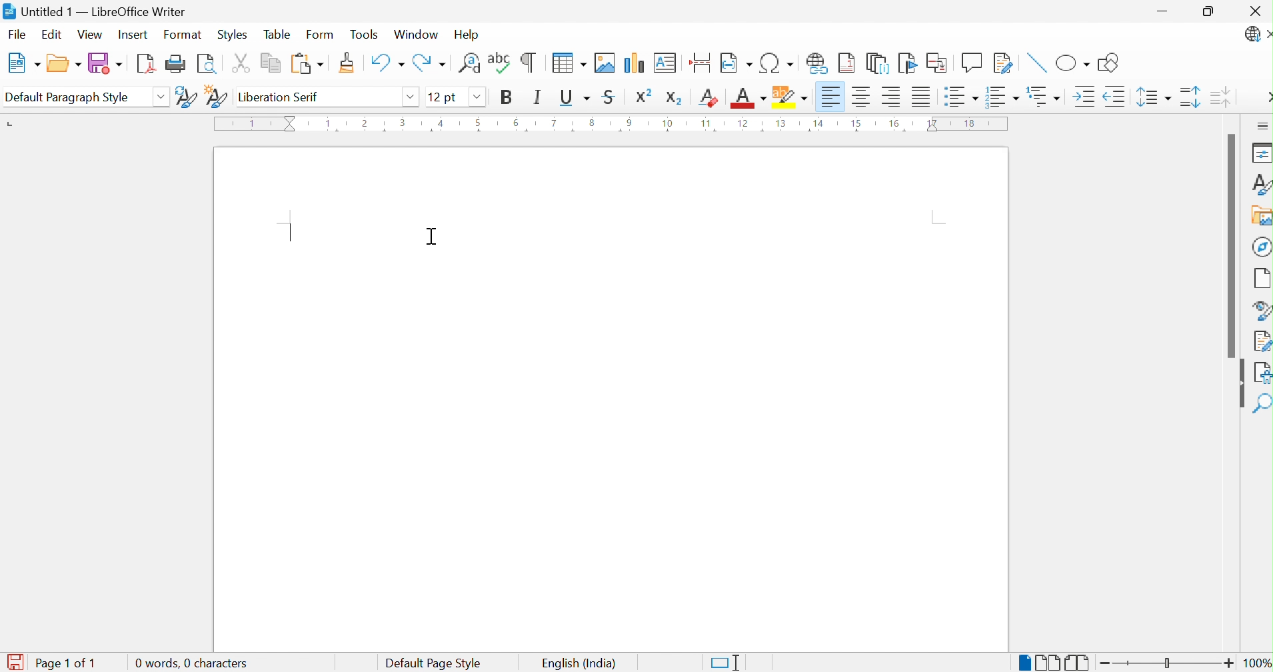  Describe the element at coordinates (662, 63) in the screenshot. I see `Insert Text Box` at that location.